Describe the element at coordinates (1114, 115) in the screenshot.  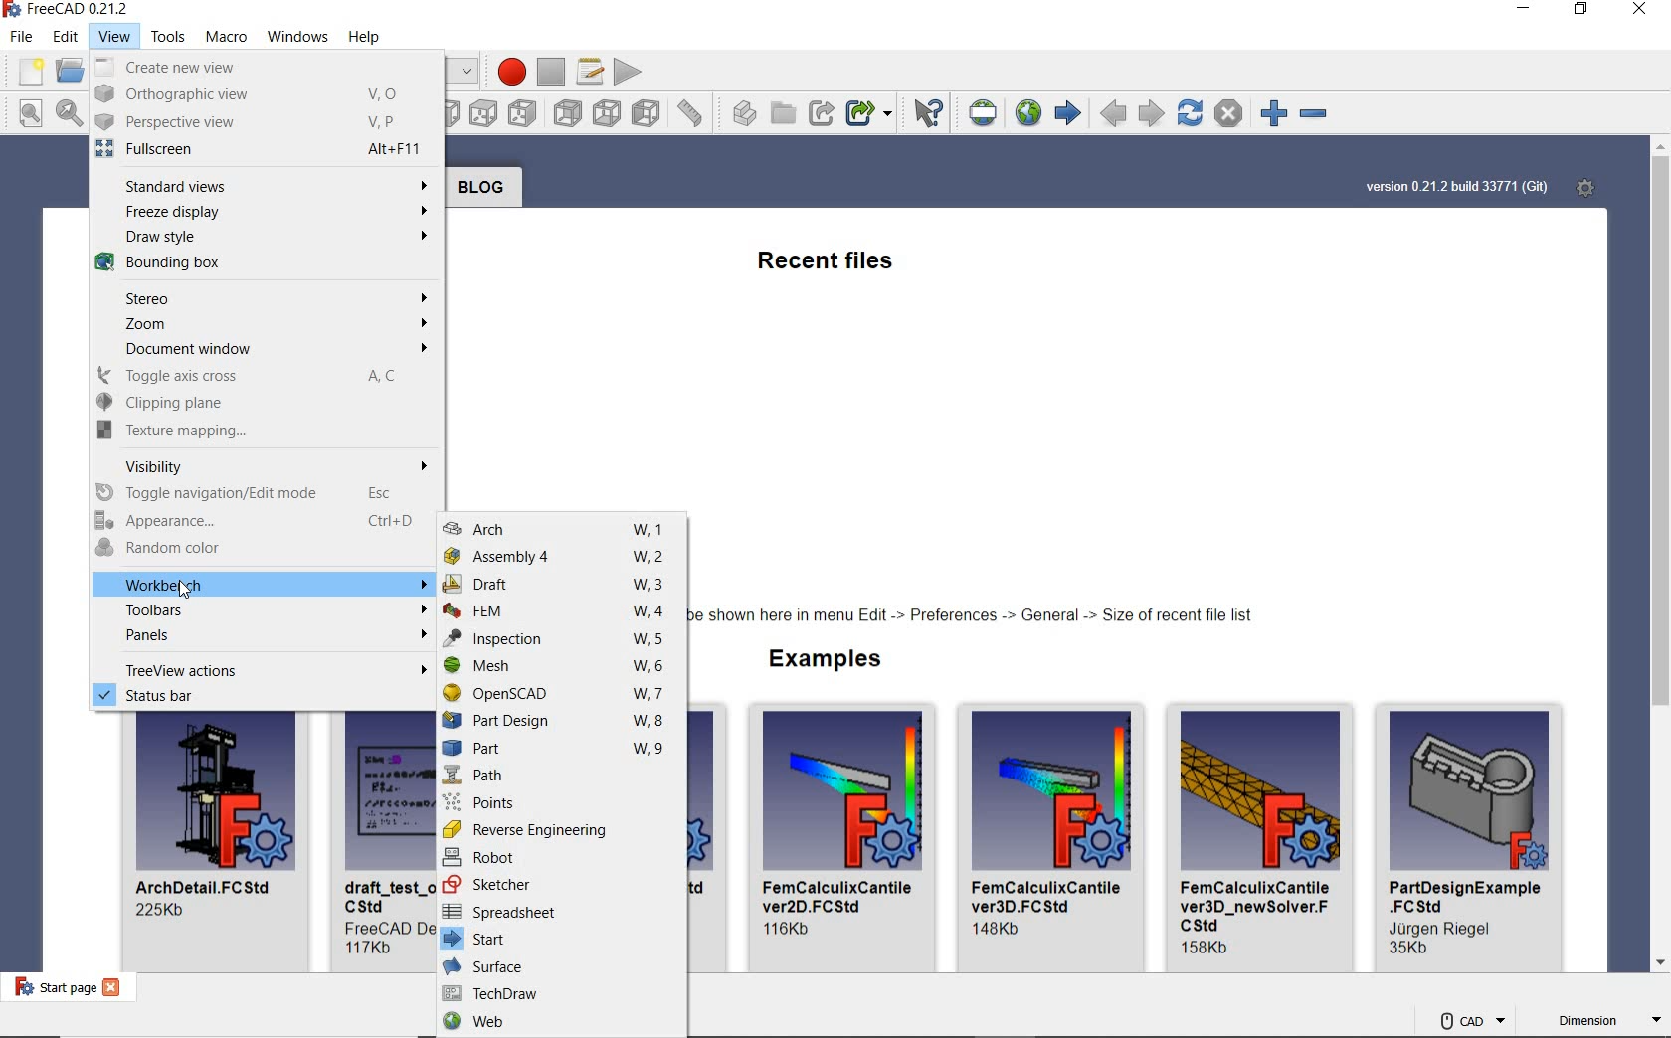
I see `previous page` at that location.